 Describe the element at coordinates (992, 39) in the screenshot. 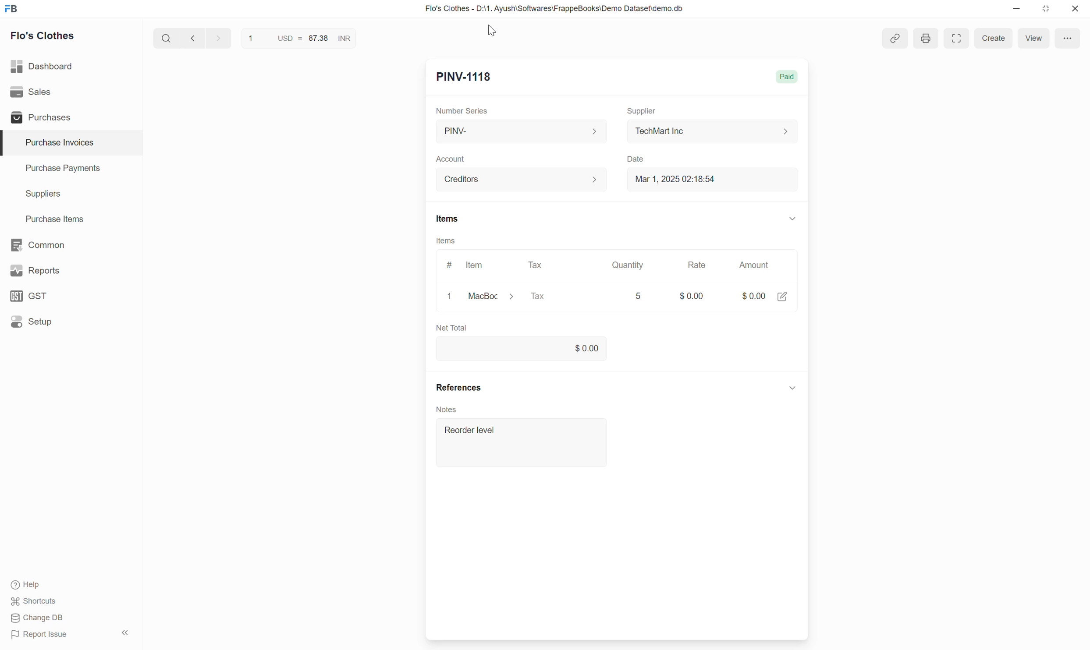

I see `create` at that location.